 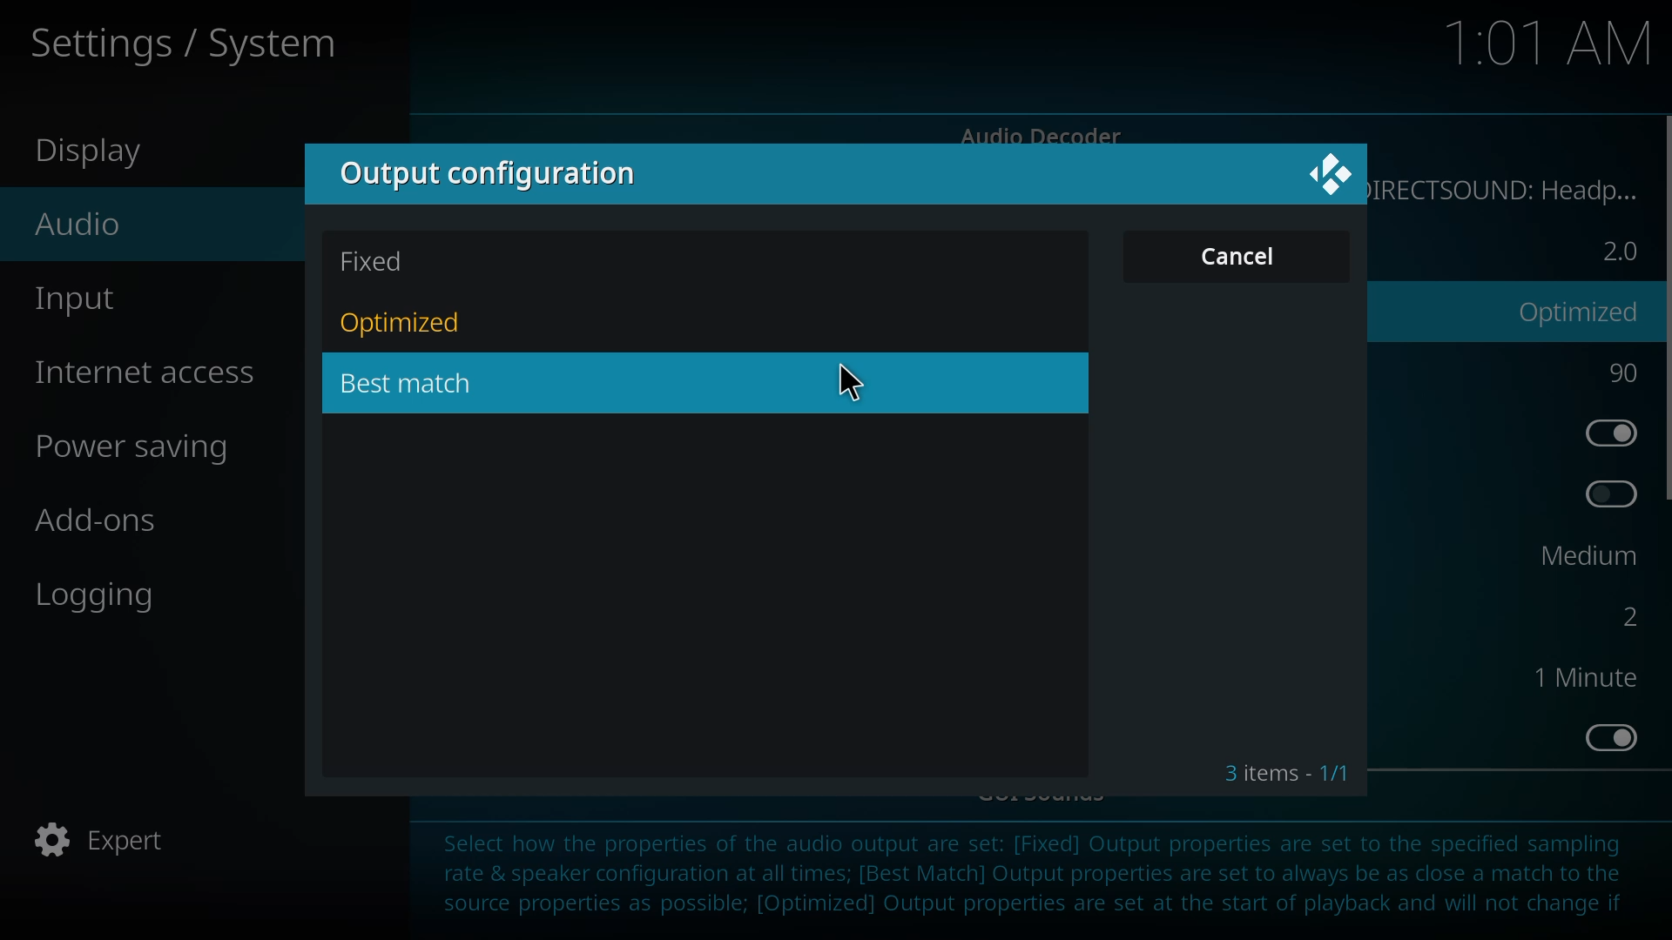 I want to click on optimized, so click(x=403, y=324).